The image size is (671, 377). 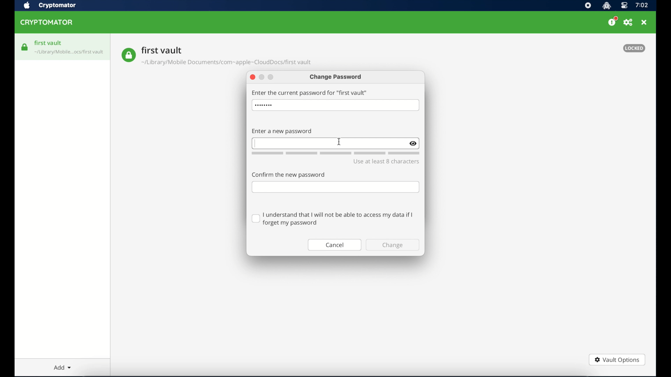 What do you see at coordinates (309, 93) in the screenshot?
I see `enter the current password for first vault` at bounding box center [309, 93].